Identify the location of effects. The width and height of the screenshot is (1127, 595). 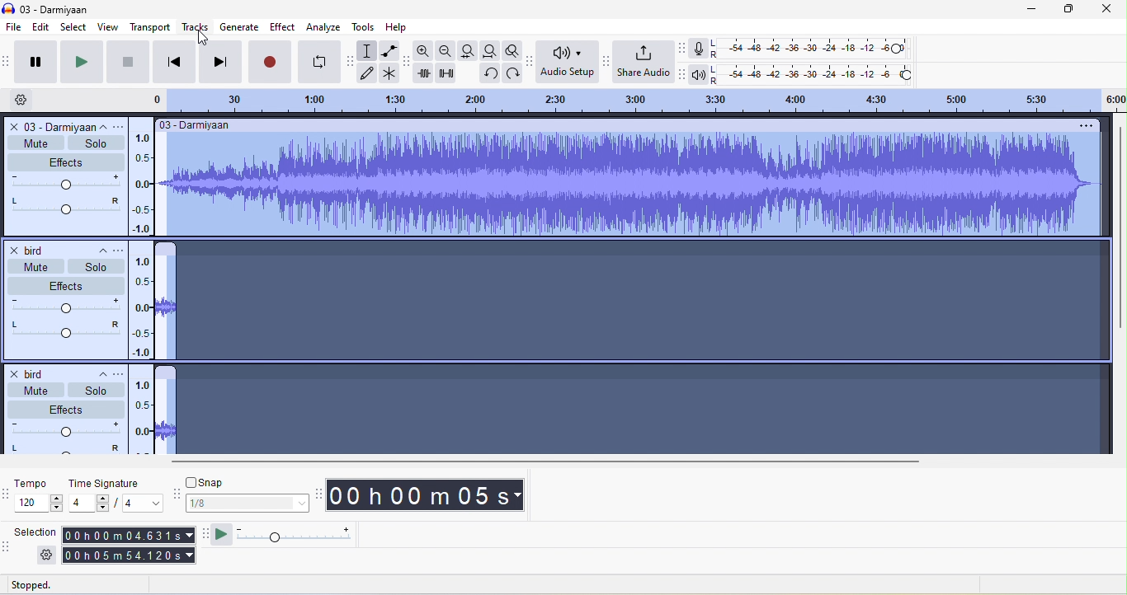
(67, 409).